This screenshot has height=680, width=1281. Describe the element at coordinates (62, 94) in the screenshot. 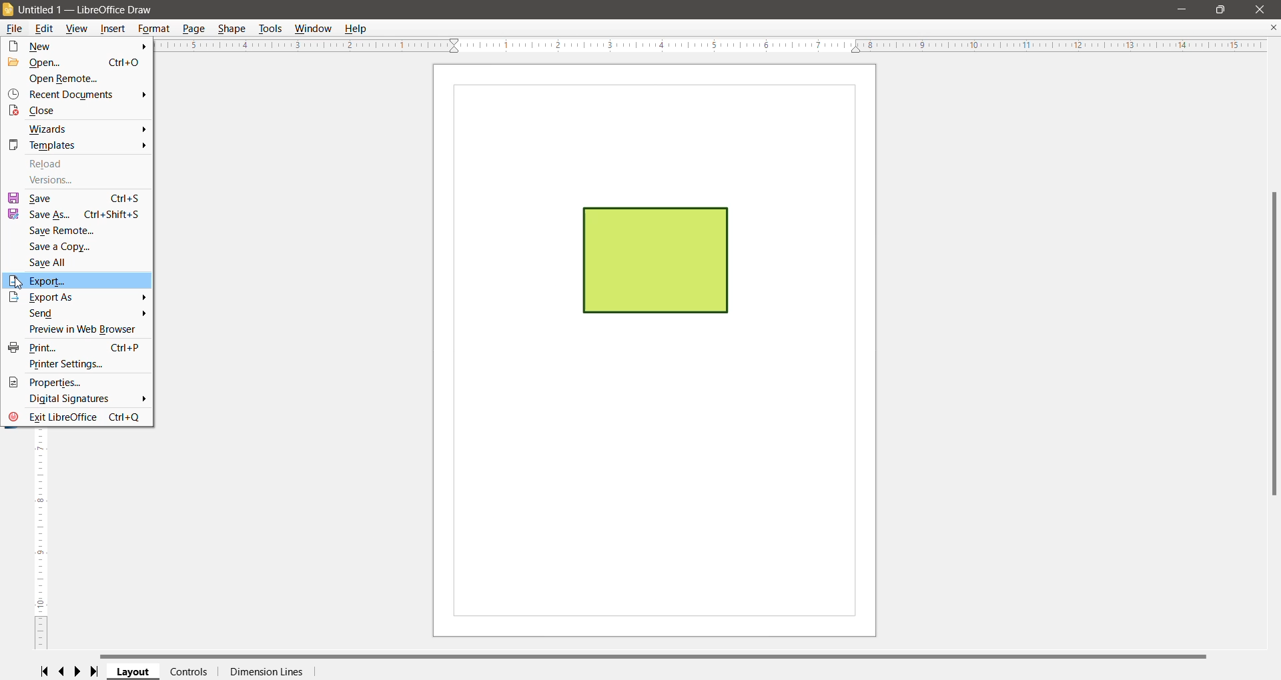

I see `Recent Documents` at that location.